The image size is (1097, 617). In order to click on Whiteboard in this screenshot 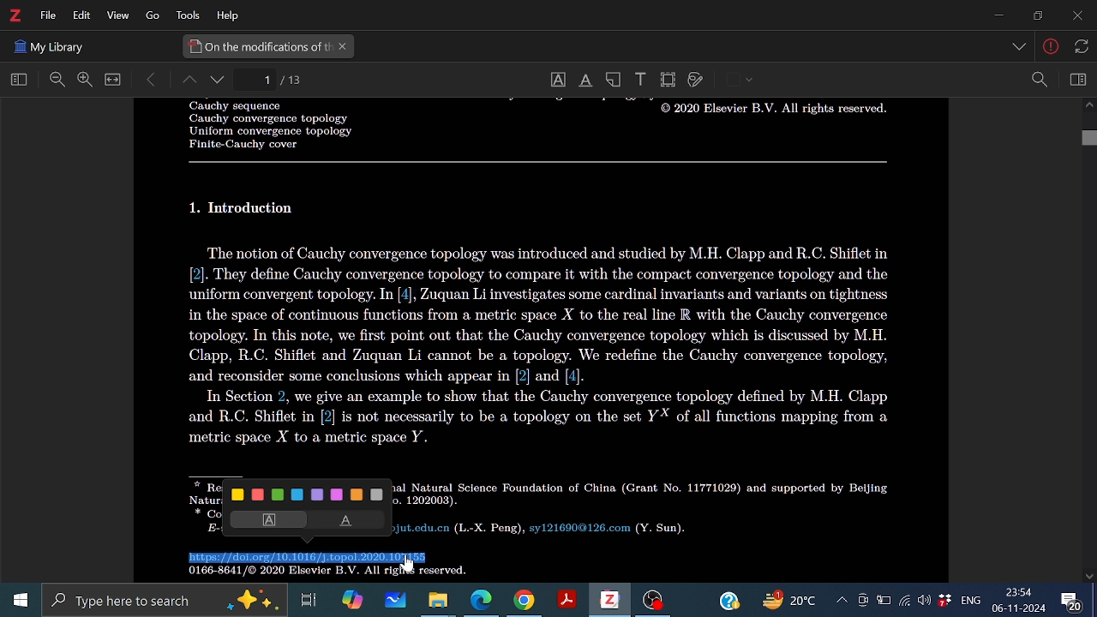, I will do `click(393, 601)`.